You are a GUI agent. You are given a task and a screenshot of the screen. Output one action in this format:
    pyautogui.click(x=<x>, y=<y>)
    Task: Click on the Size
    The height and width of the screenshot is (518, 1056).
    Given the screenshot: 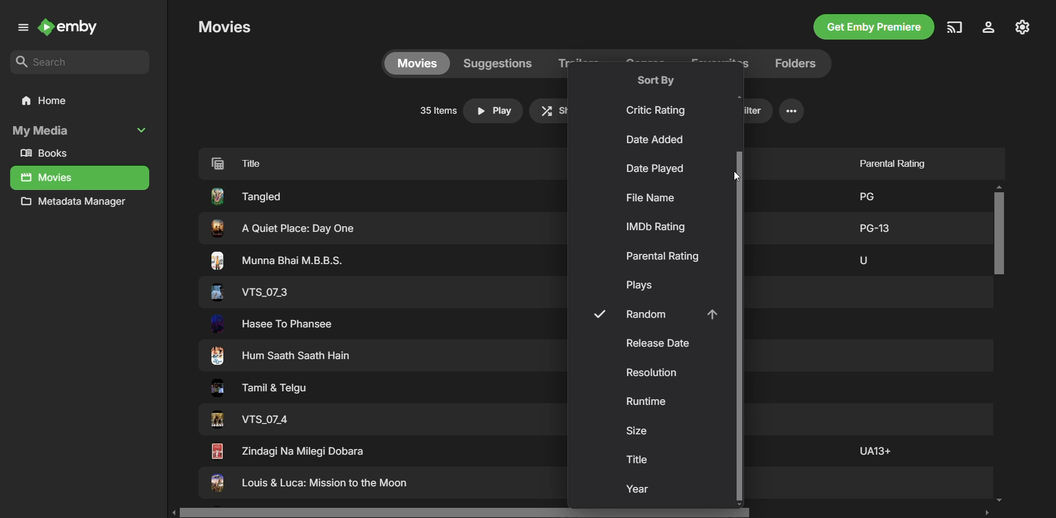 What is the action you would take?
    pyautogui.click(x=637, y=431)
    